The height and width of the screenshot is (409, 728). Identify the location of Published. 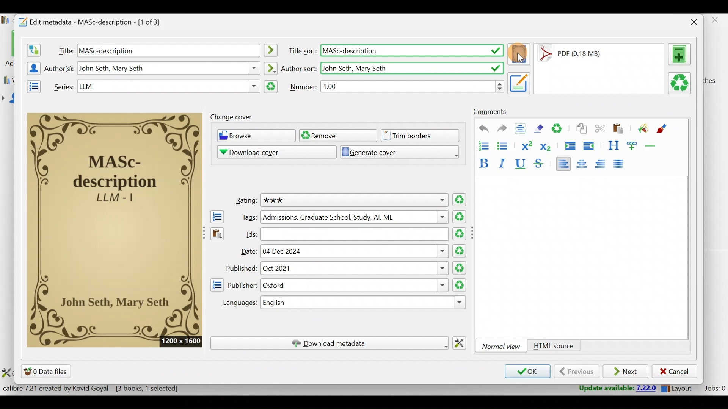
(240, 269).